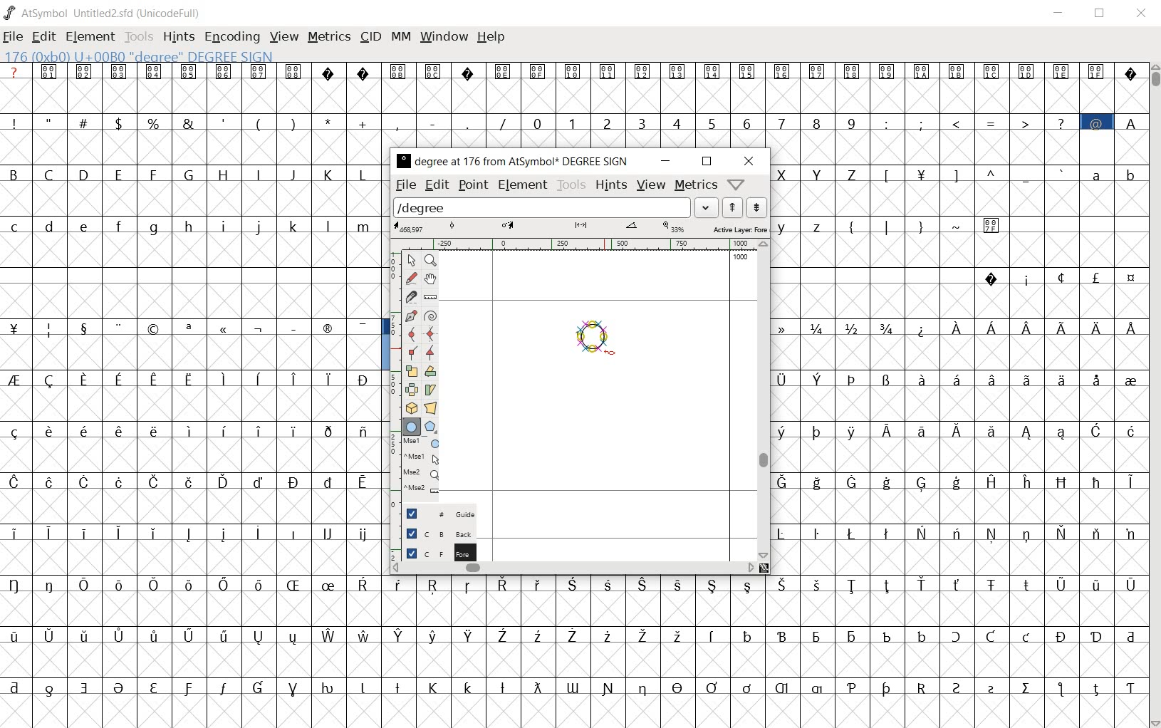 The height and width of the screenshot is (728, 1161). What do you see at coordinates (736, 184) in the screenshot?
I see `help/window` at bounding box center [736, 184].